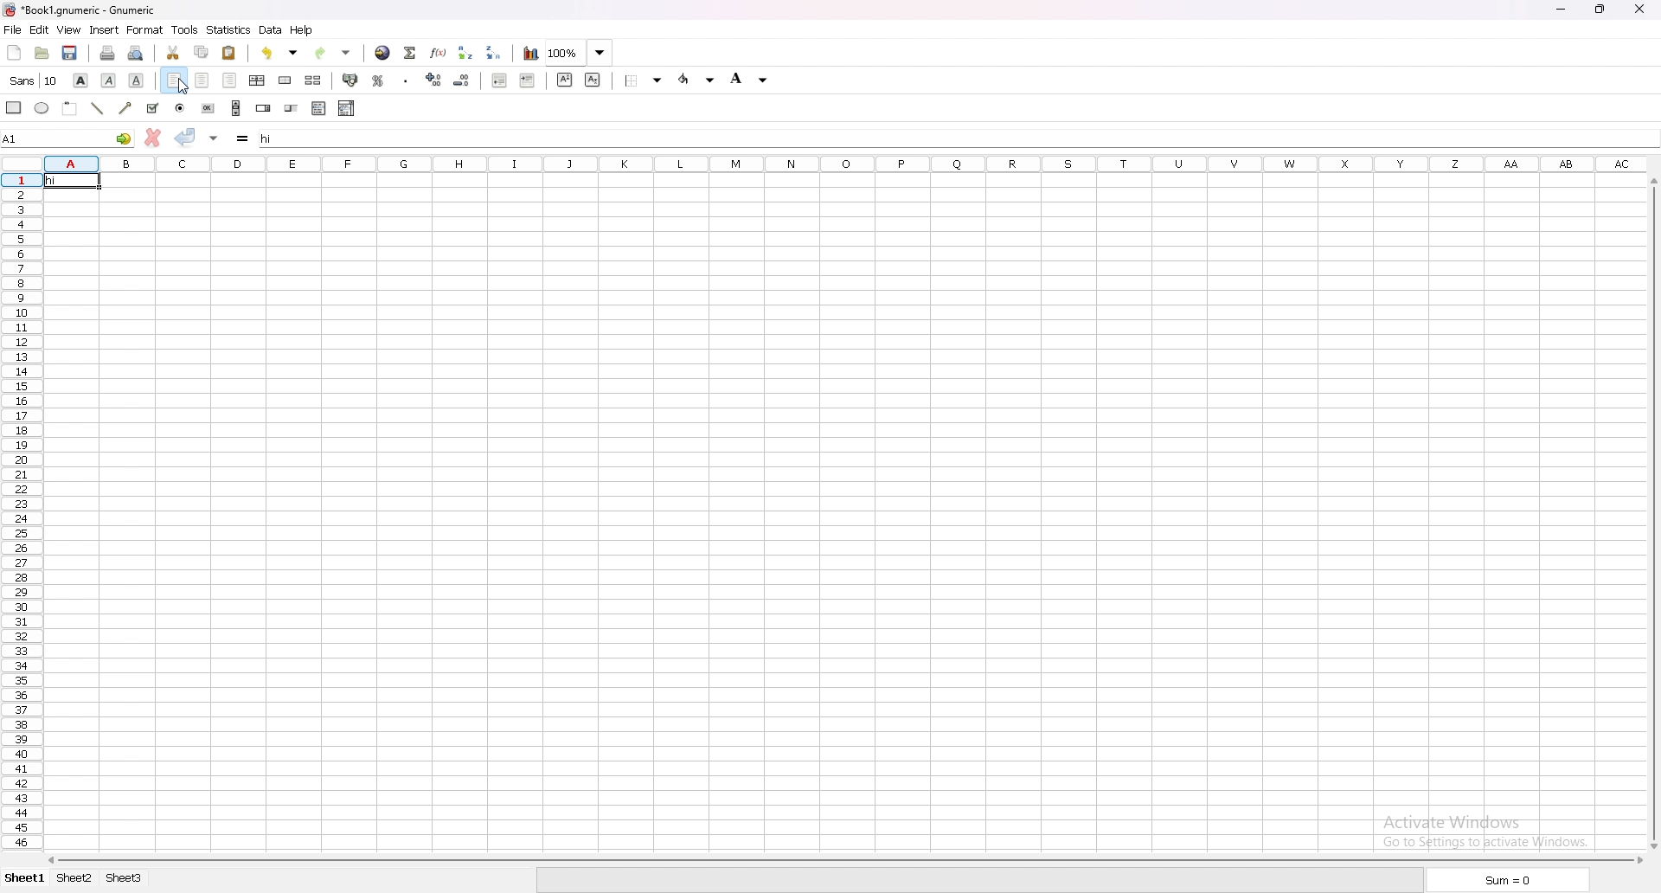 Image resolution: width=1661 pixels, height=893 pixels. Describe the element at coordinates (82, 10) in the screenshot. I see `file name` at that location.